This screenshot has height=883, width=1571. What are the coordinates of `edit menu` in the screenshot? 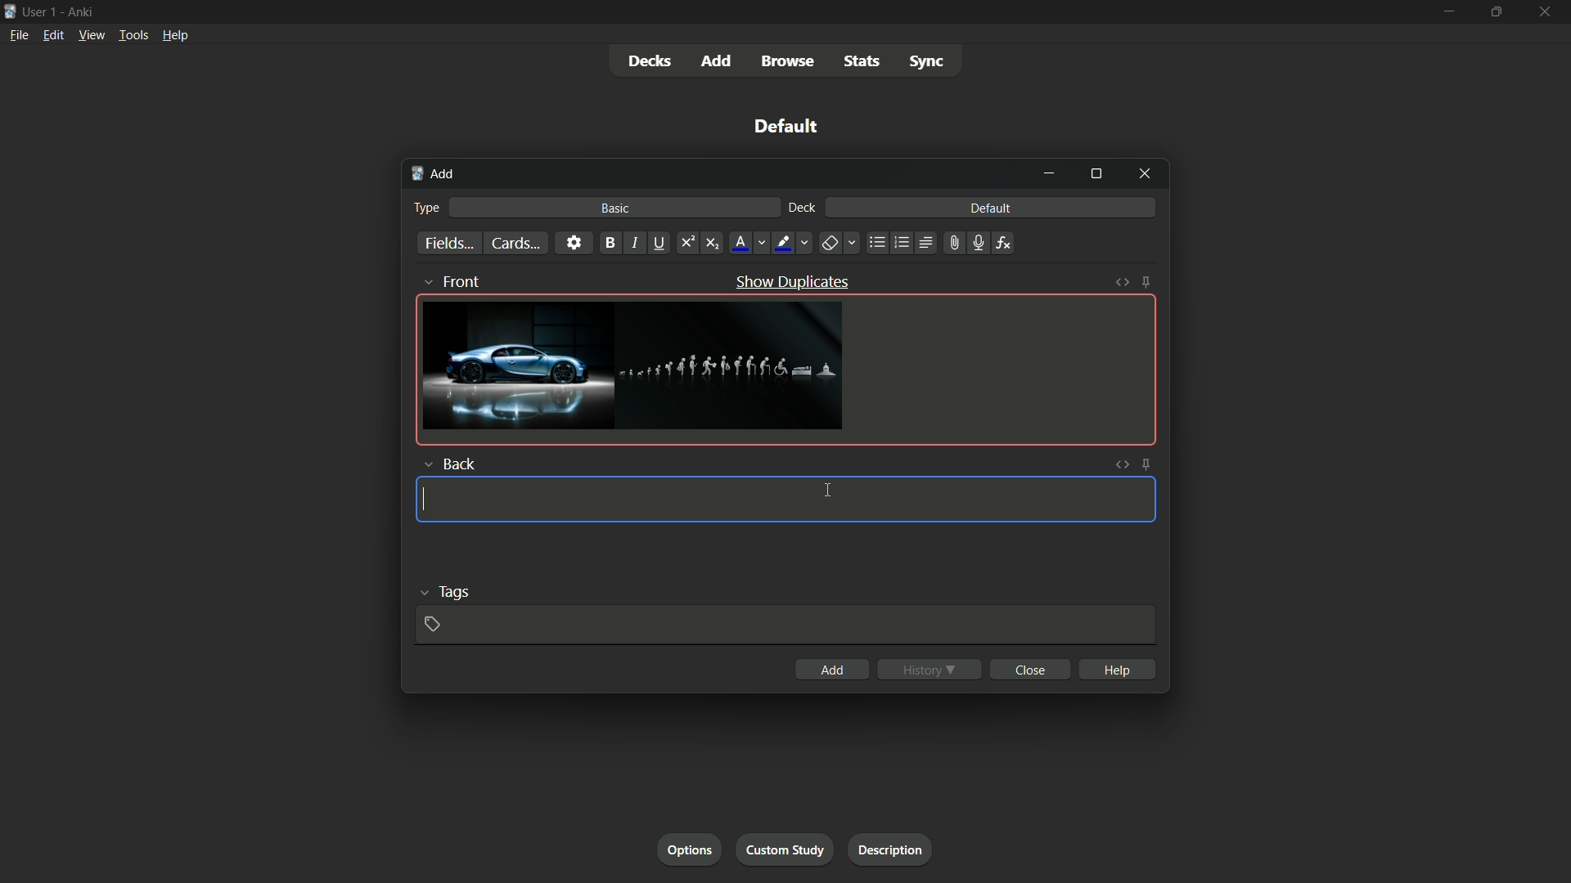 It's located at (56, 34).